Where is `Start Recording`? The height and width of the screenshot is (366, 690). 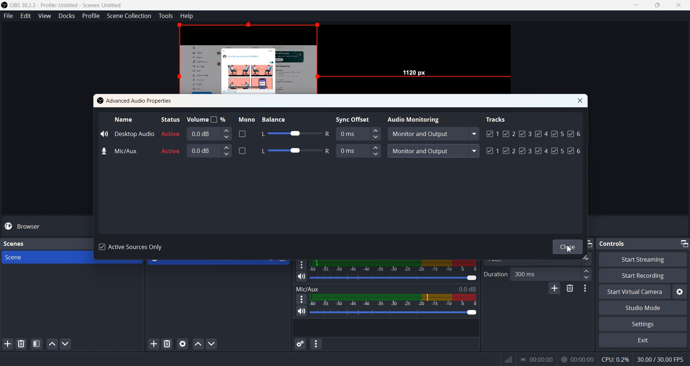 Start Recording is located at coordinates (643, 275).